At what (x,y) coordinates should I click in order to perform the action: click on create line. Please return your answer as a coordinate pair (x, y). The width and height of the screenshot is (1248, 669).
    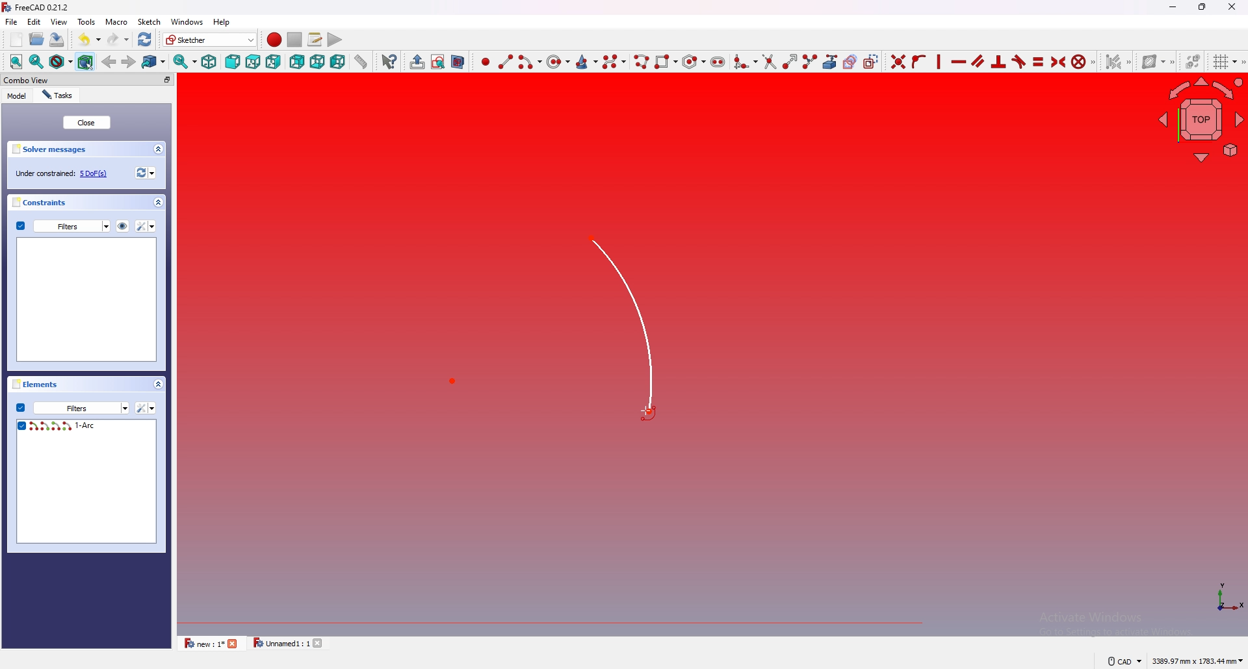
    Looking at the image, I should click on (506, 61).